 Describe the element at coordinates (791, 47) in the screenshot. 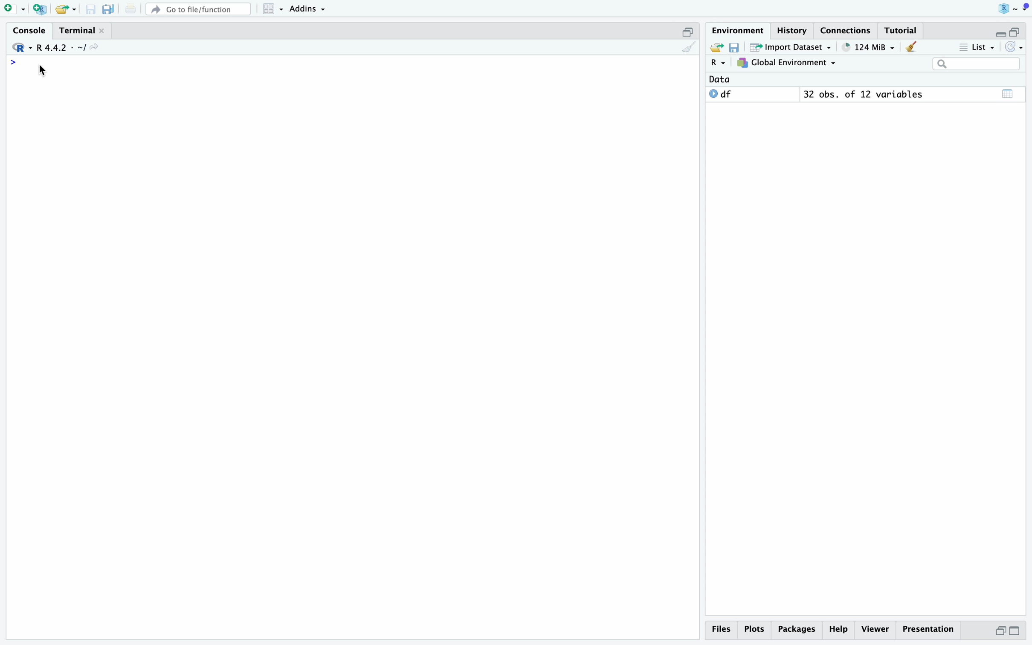

I see `Import datasets` at that location.